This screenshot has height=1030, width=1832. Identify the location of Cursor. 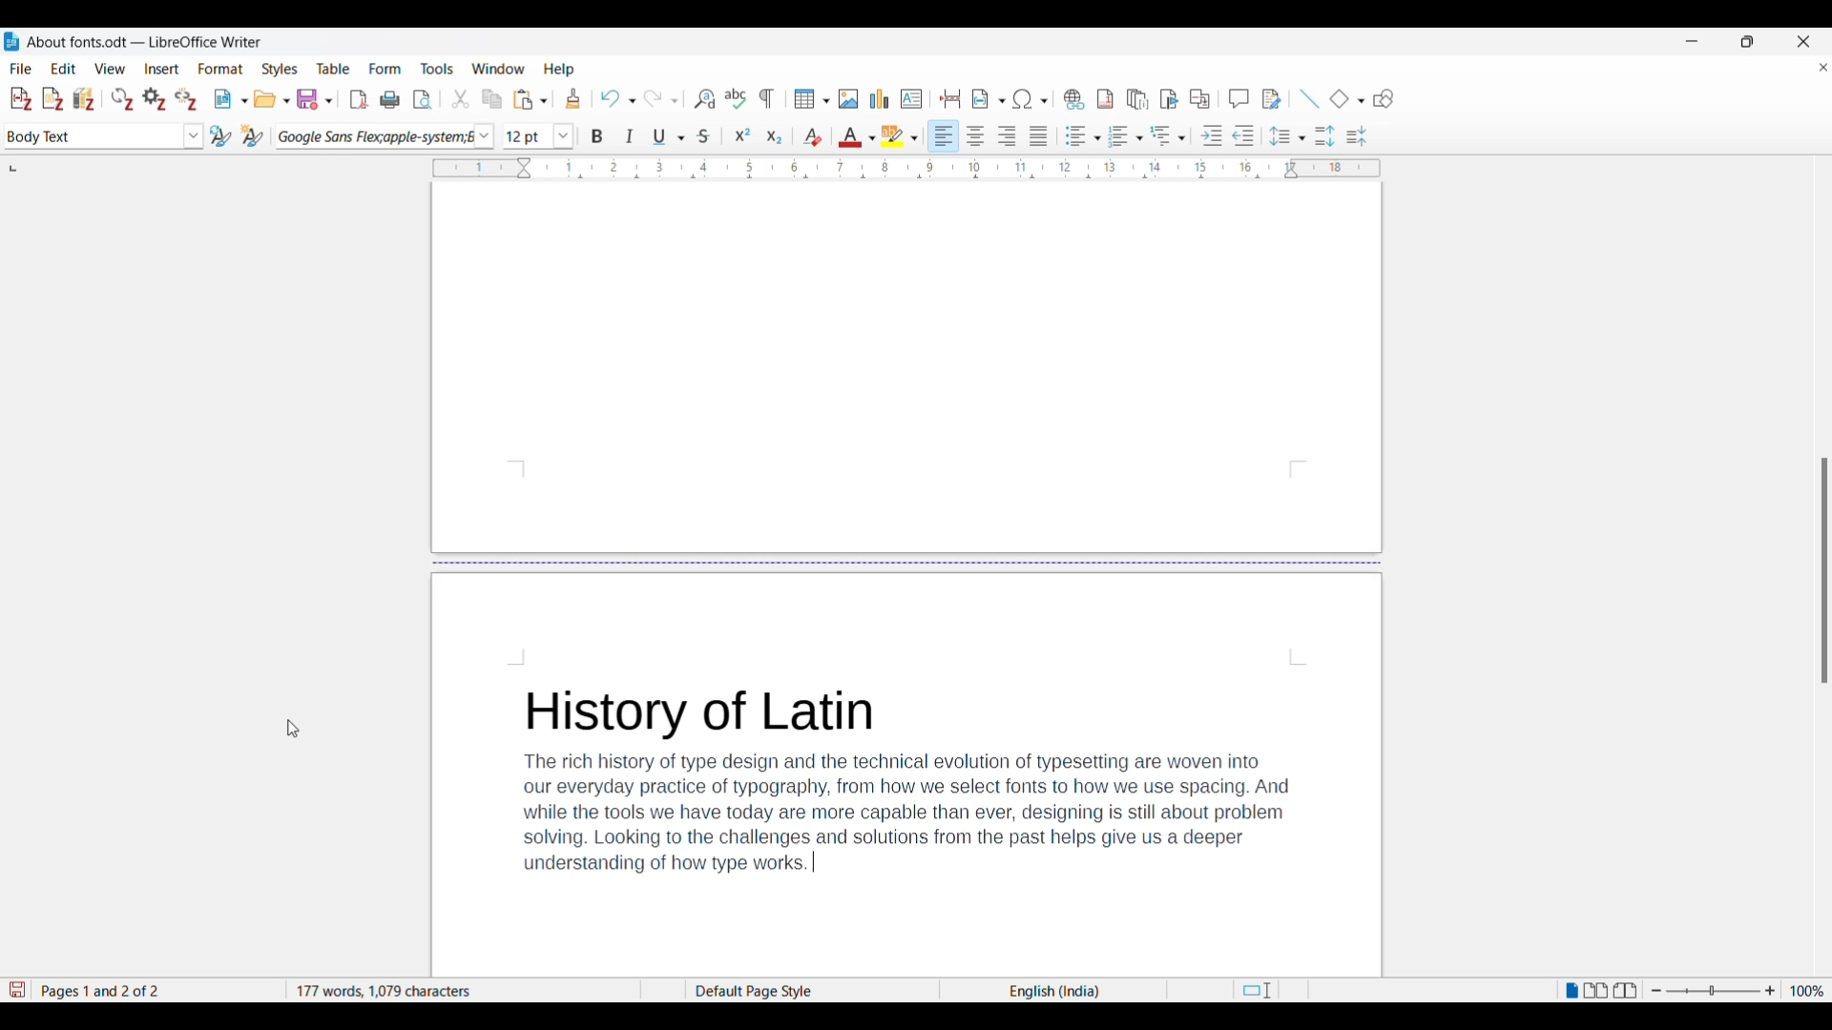
(292, 730).